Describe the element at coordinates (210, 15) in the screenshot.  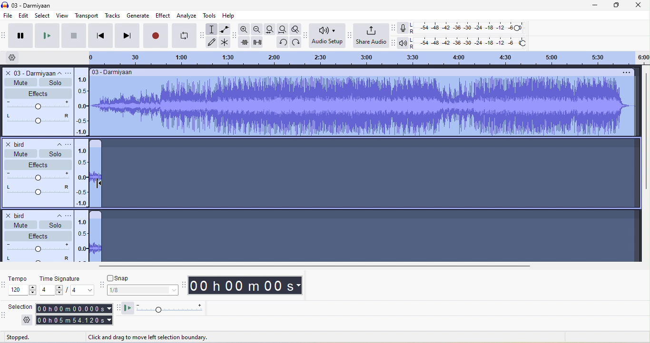
I see `tools` at that location.